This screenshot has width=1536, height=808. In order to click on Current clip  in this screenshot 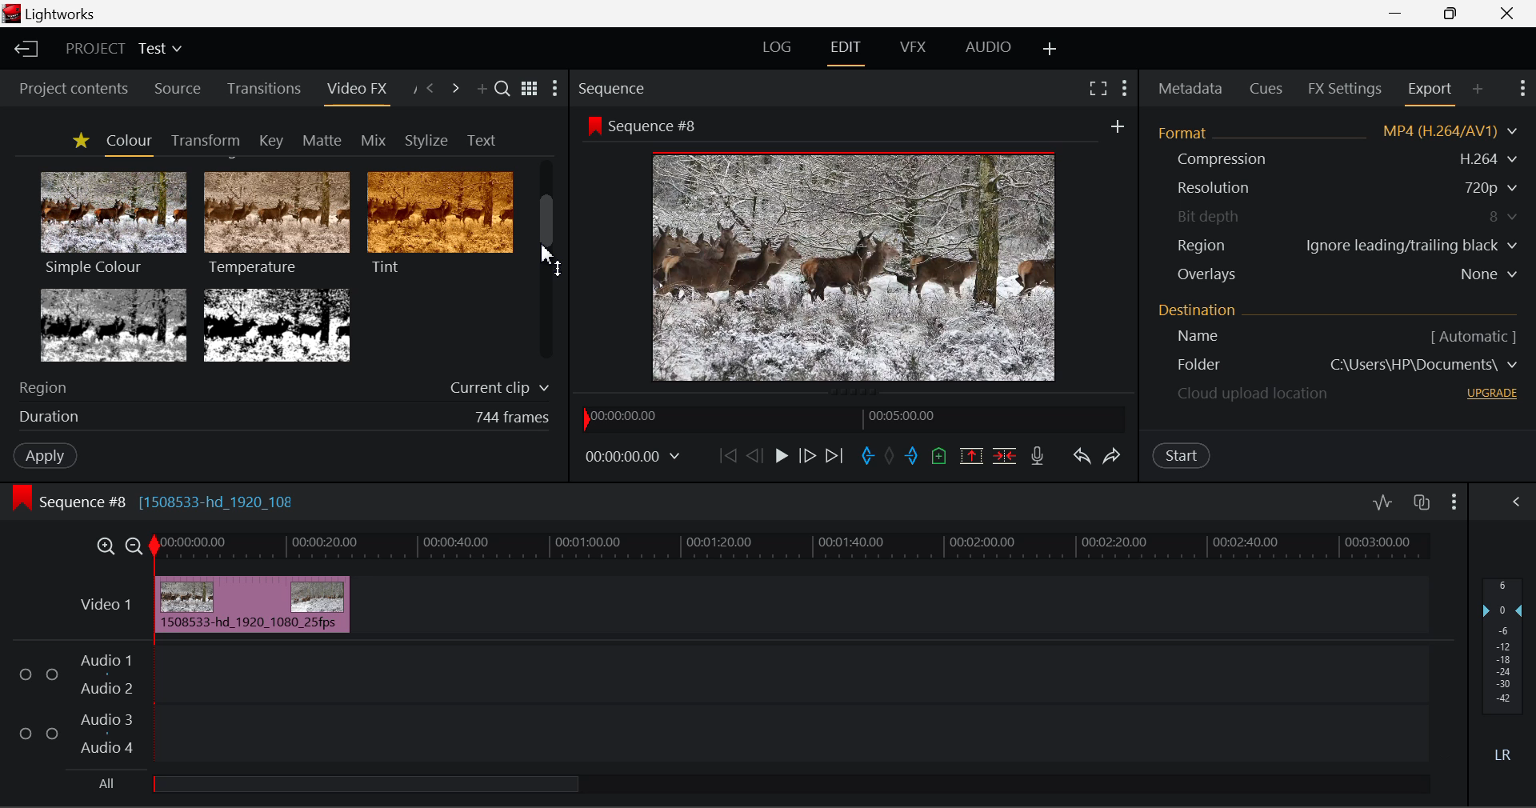, I will do `click(497, 389)`.